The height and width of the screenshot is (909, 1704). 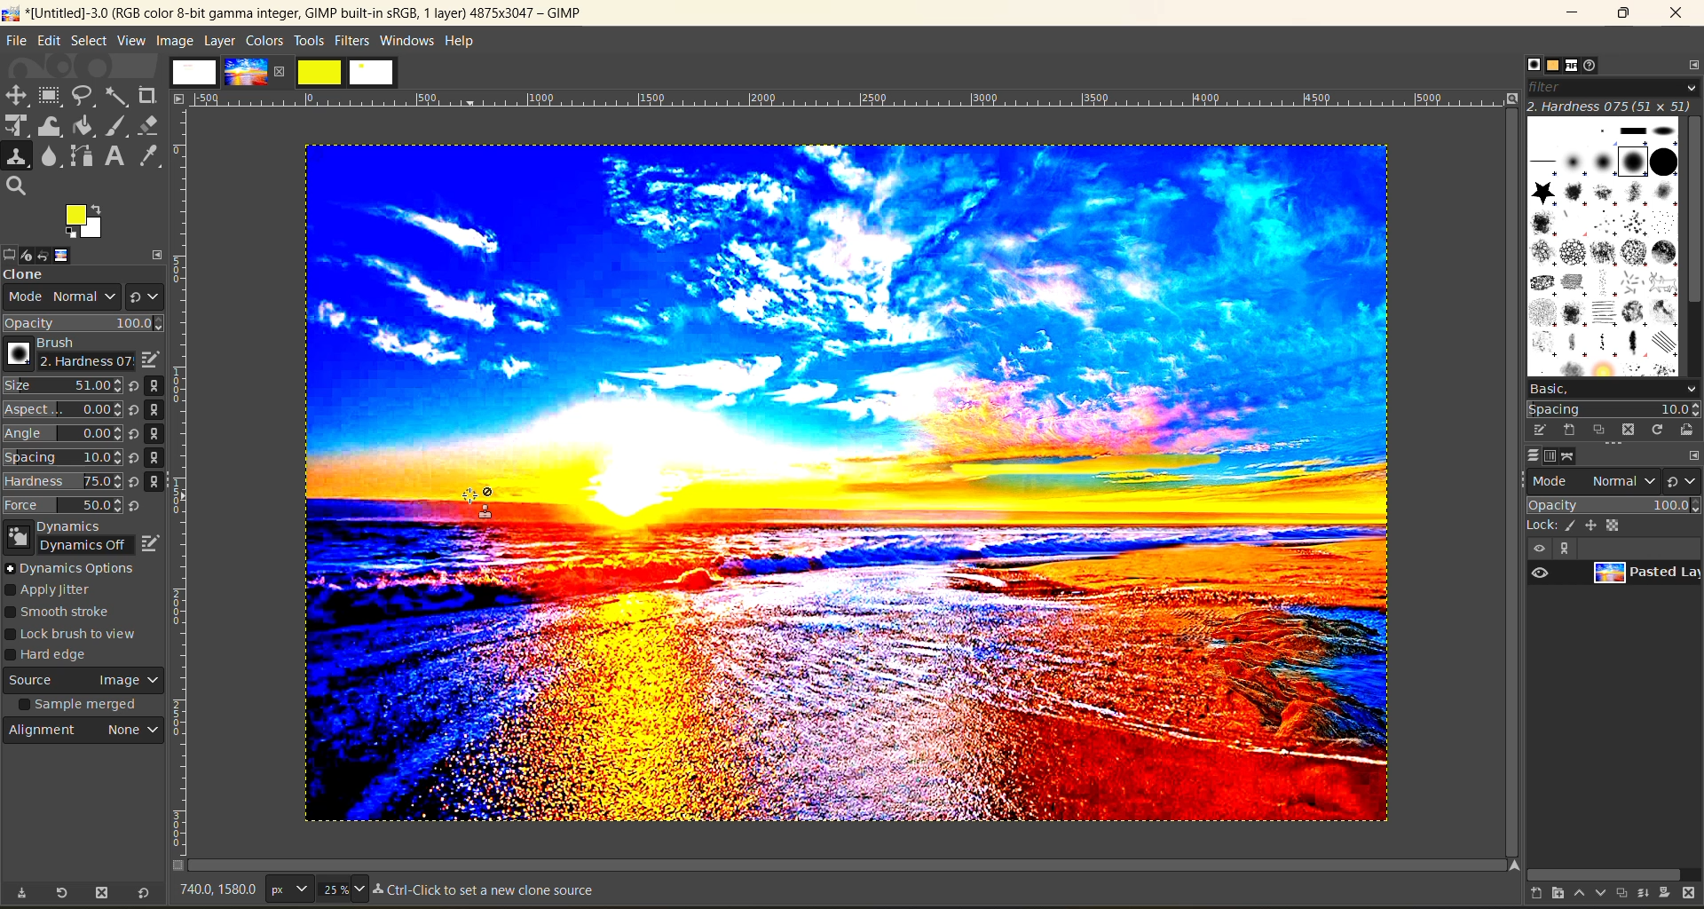 What do you see at coordinates (51, 127) in the screenshot?
I see `wrap transform` at bounding box center [51, 127].